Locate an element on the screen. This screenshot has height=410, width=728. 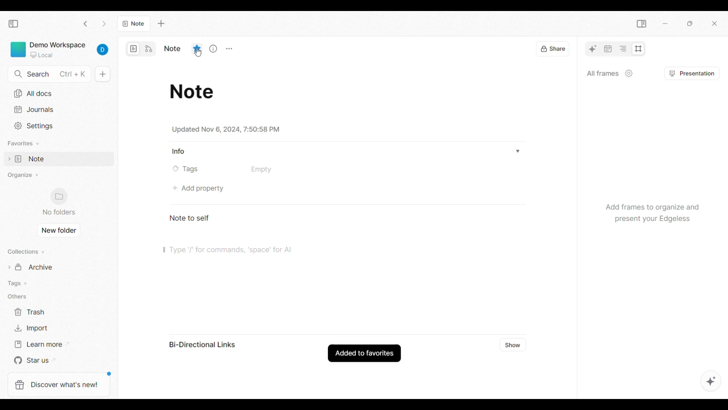
Ask AI is located at coordinates (711, 381).